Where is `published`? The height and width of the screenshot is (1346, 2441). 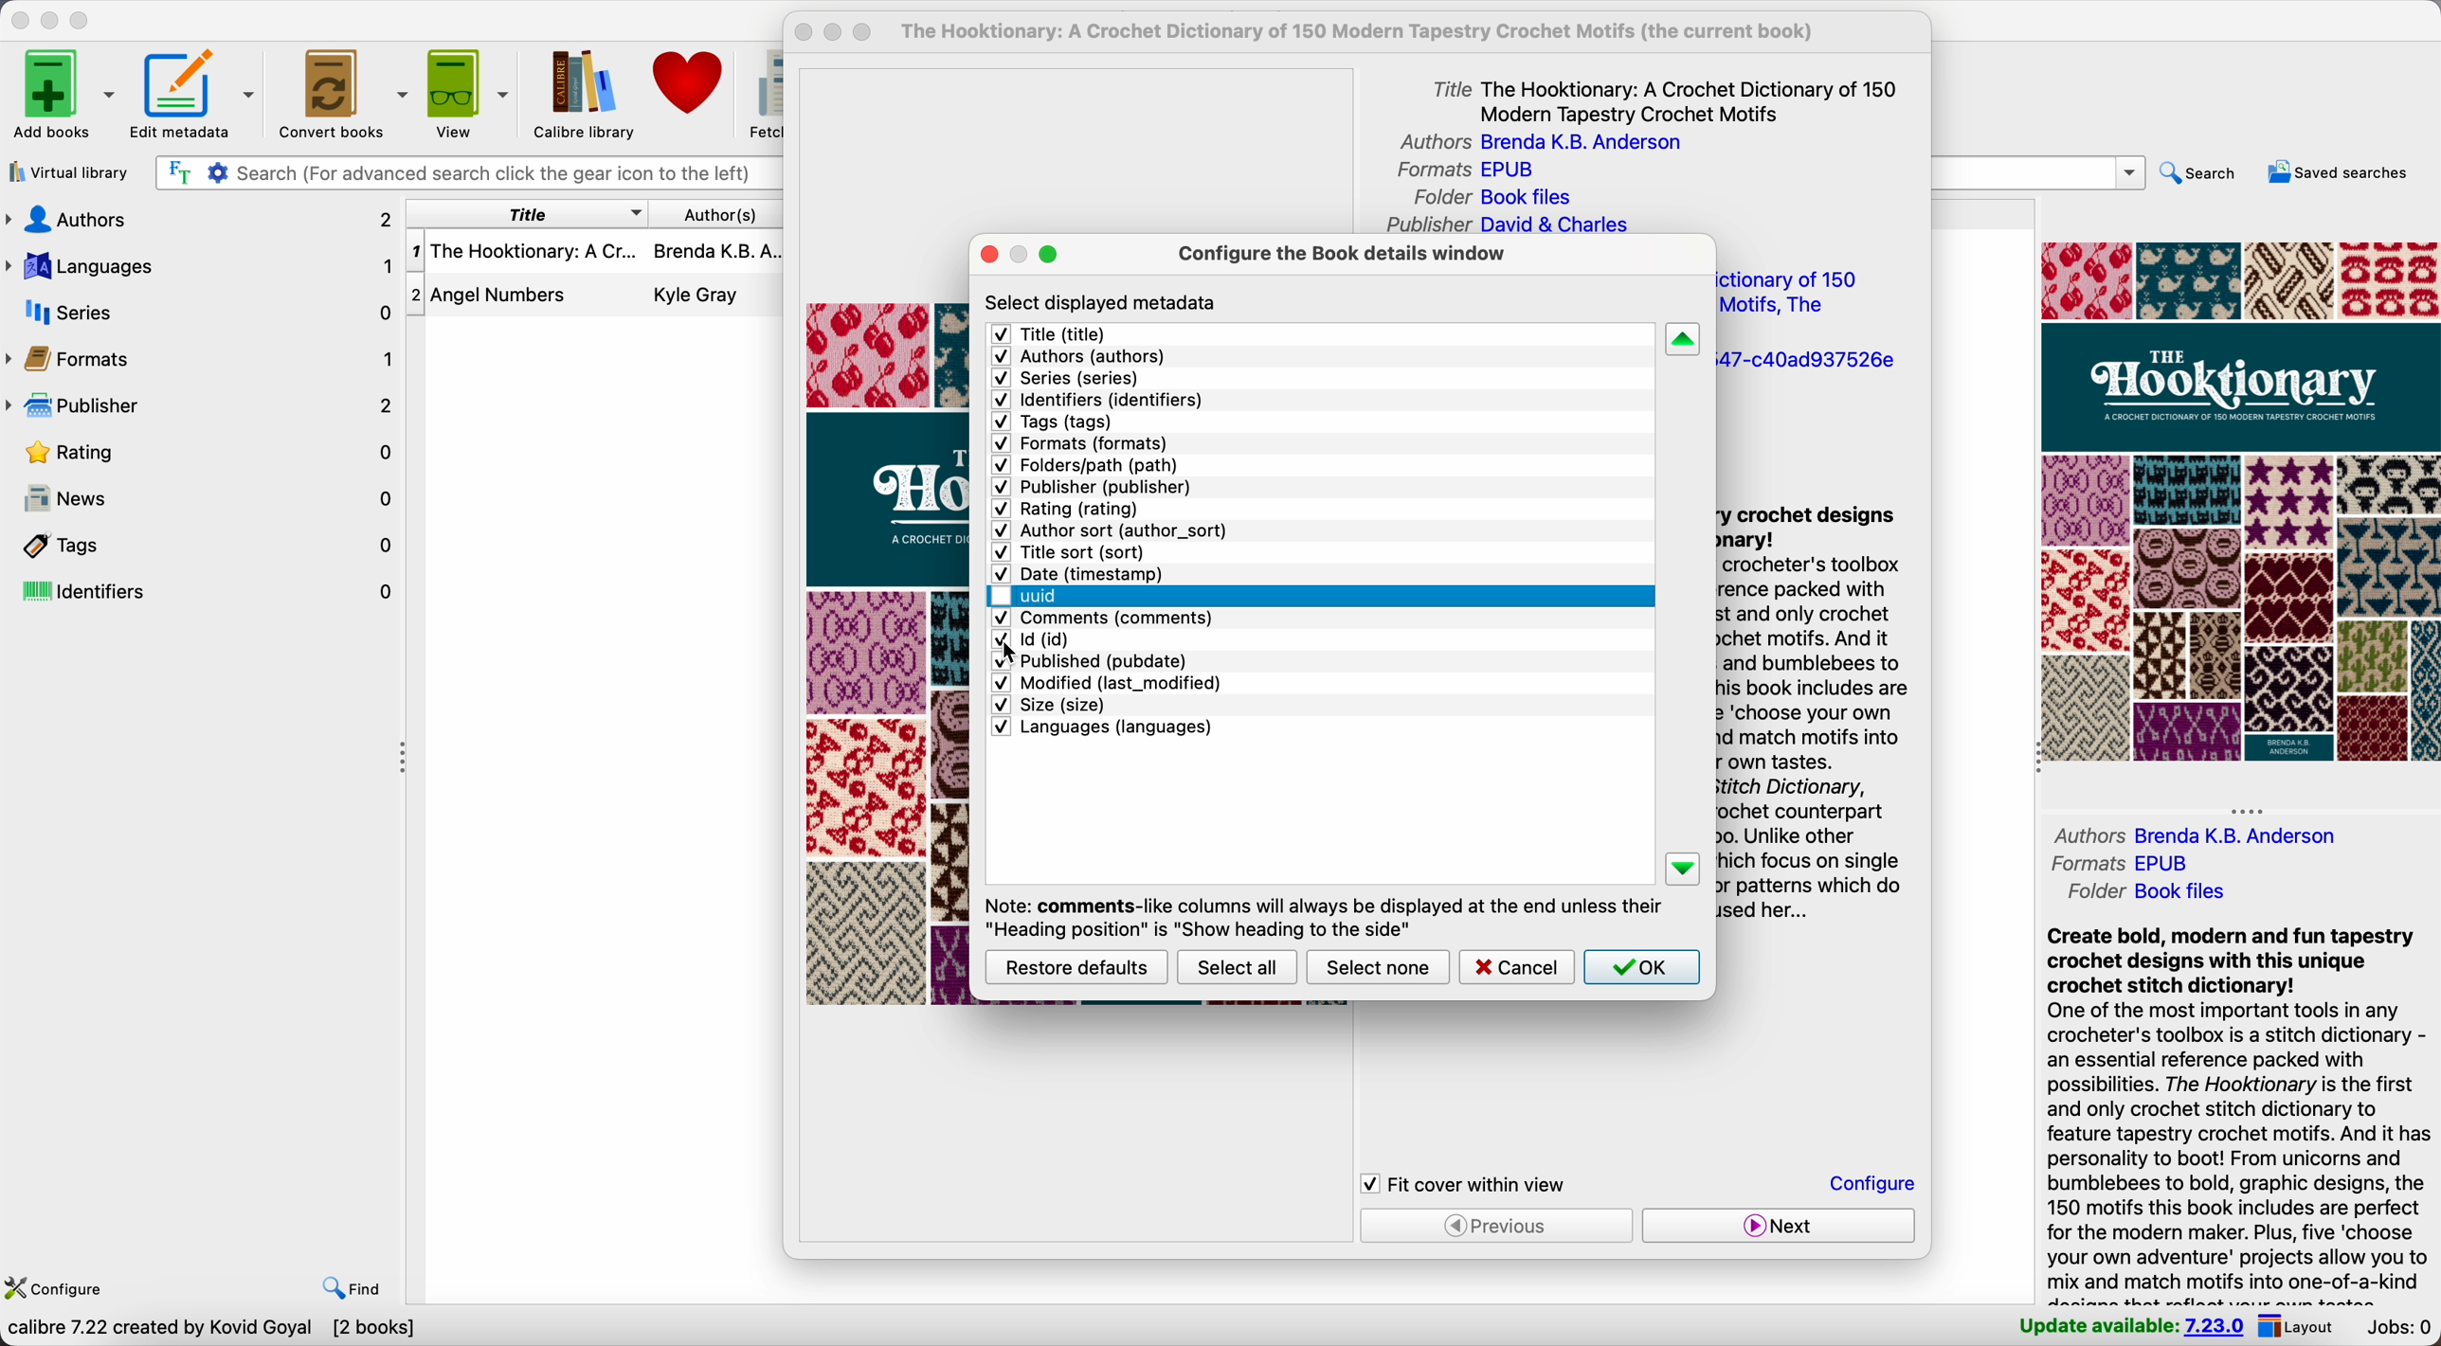
published is located at coordinates (1094, 659).